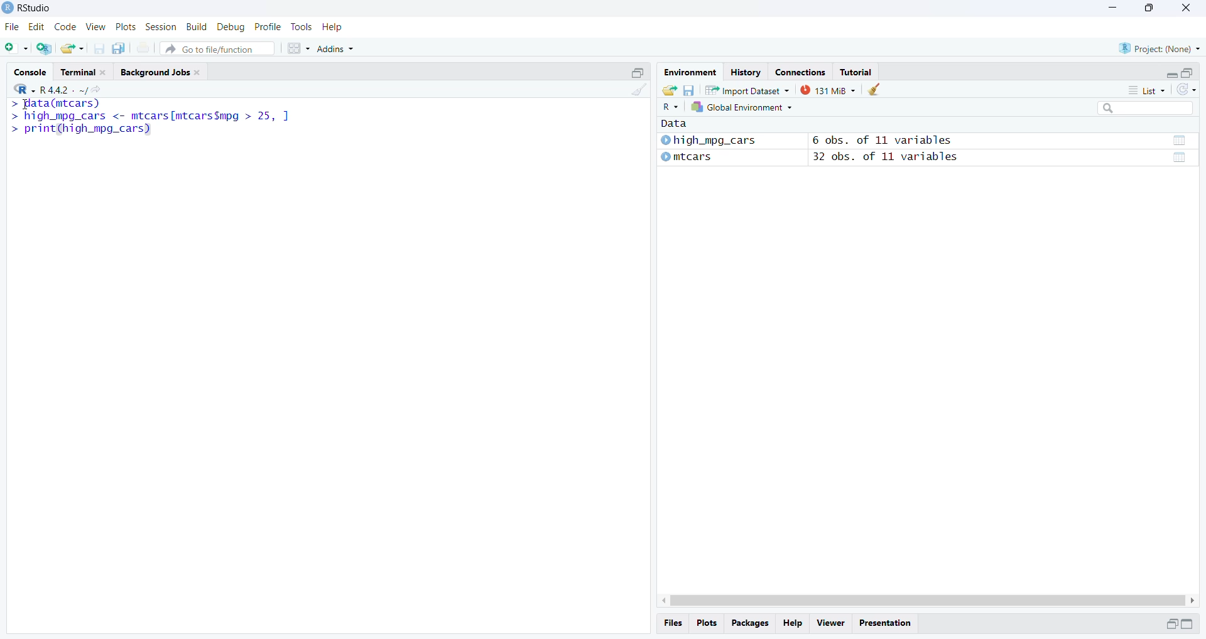 This screenshot has width=1206, height=639. What do you see at coordinates (1187, 90) in the screenshot?
I see `refresh` at bounding box center [1187, 90].